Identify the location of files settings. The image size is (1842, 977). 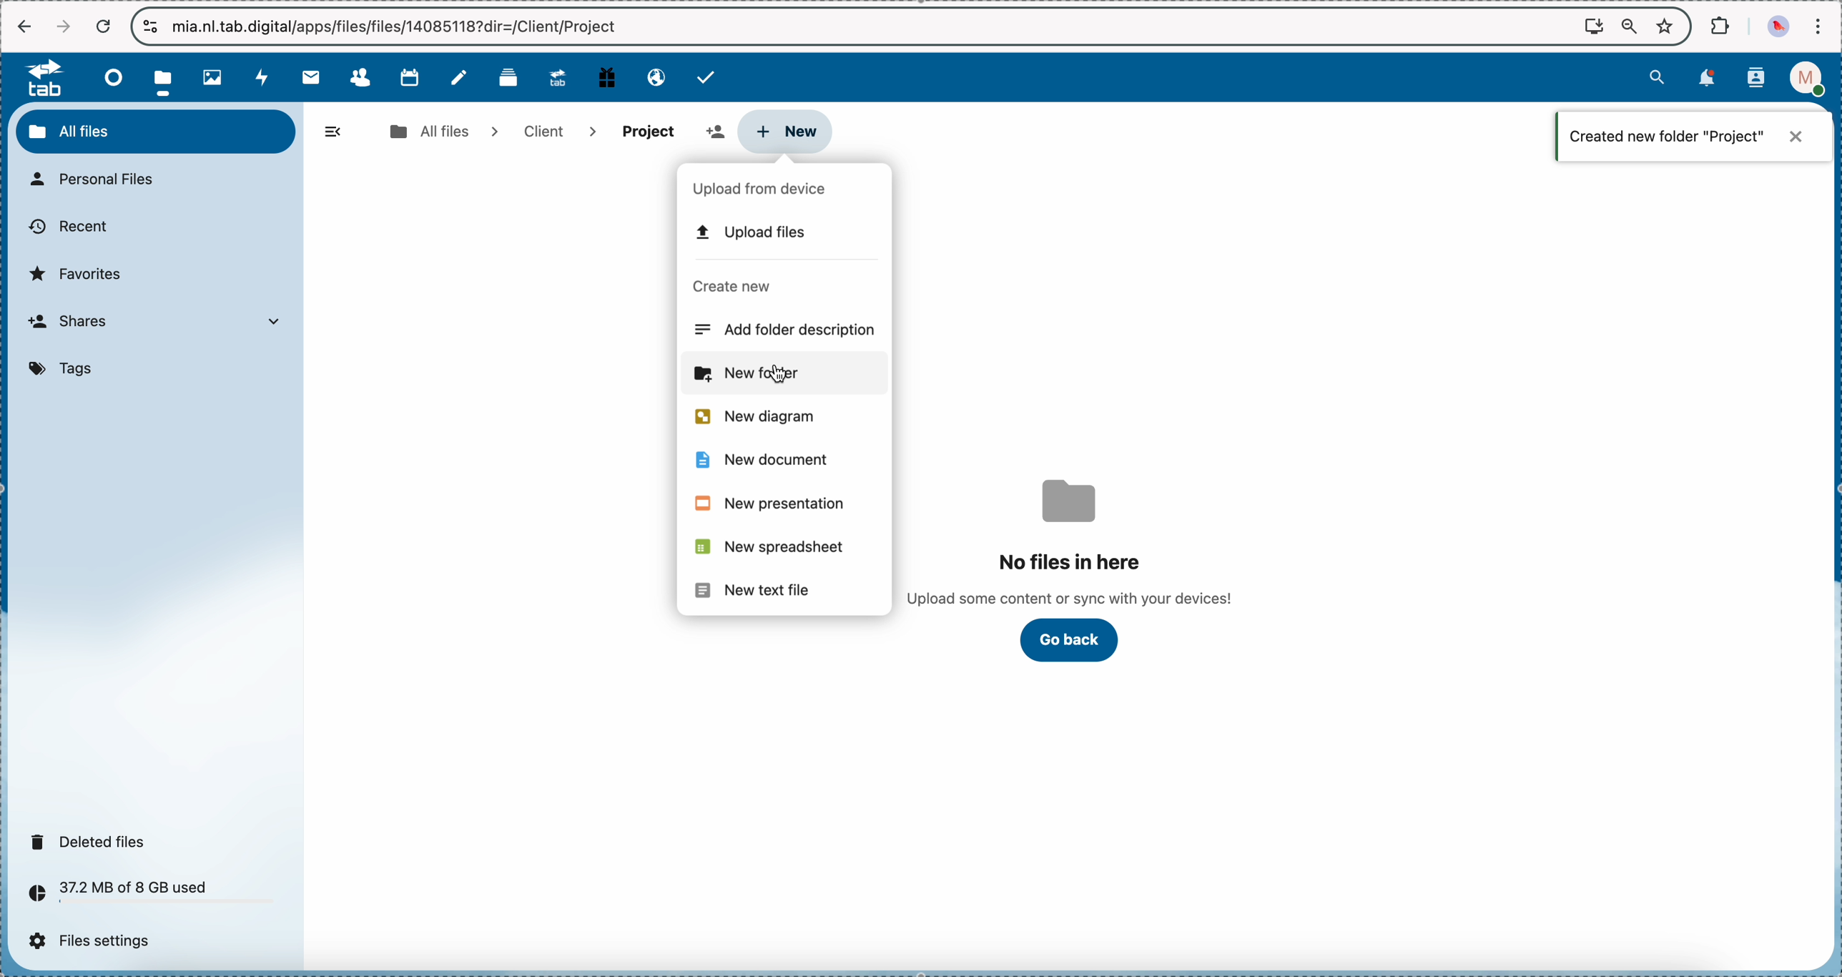
(97, 941).